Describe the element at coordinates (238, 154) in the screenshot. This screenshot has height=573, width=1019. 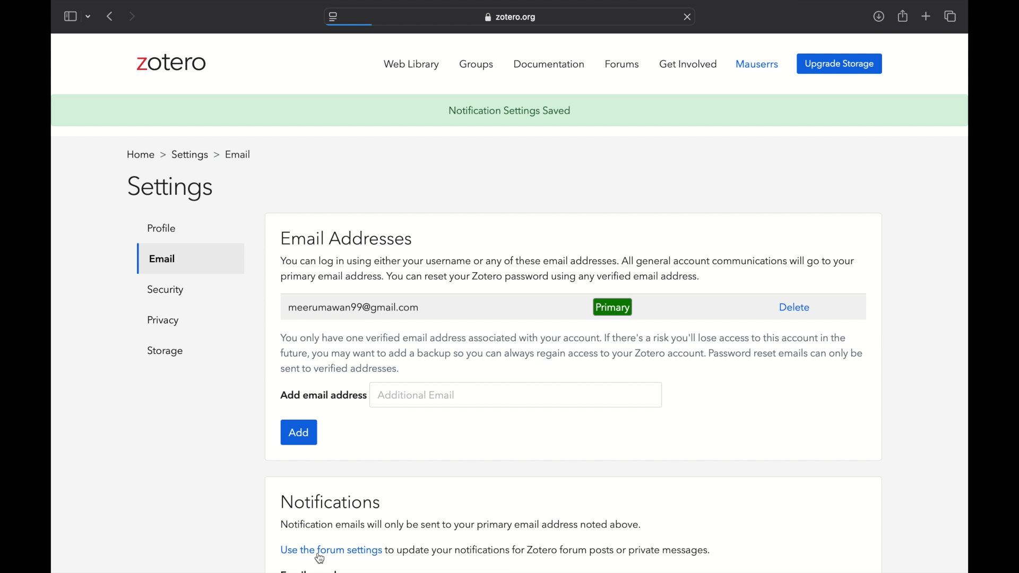
I see `email` at that location.